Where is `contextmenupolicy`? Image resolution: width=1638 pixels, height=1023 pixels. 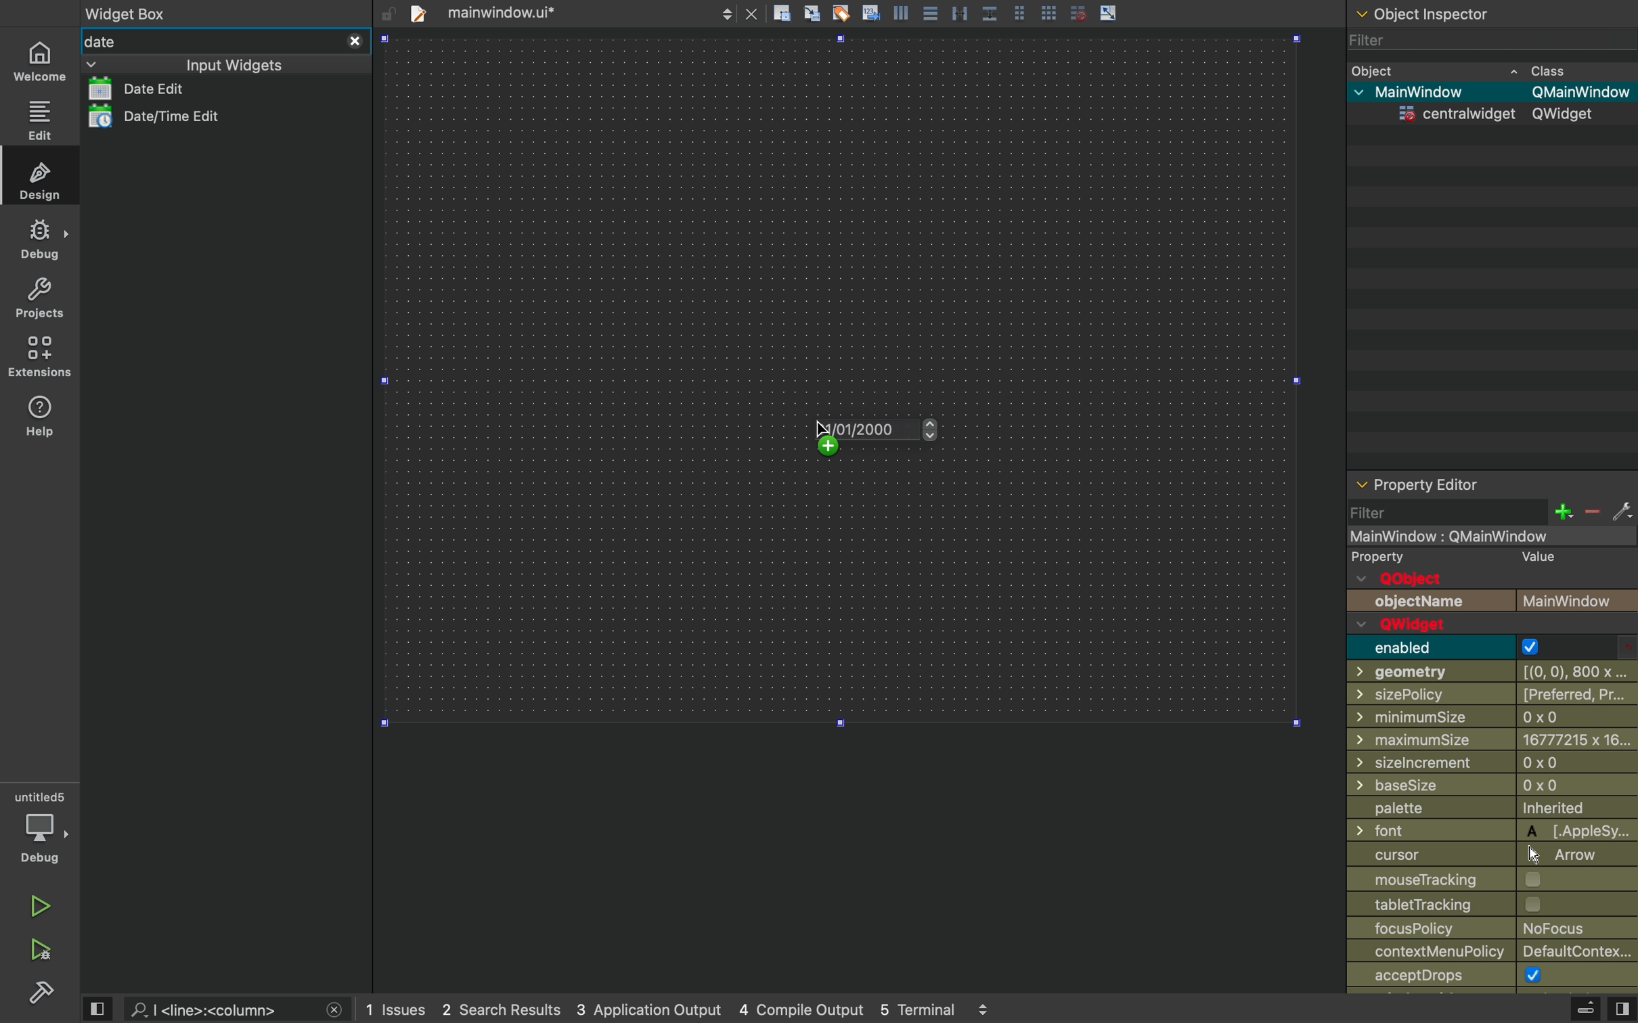
contextmenupolicy is located at coordinates (1491, 951).